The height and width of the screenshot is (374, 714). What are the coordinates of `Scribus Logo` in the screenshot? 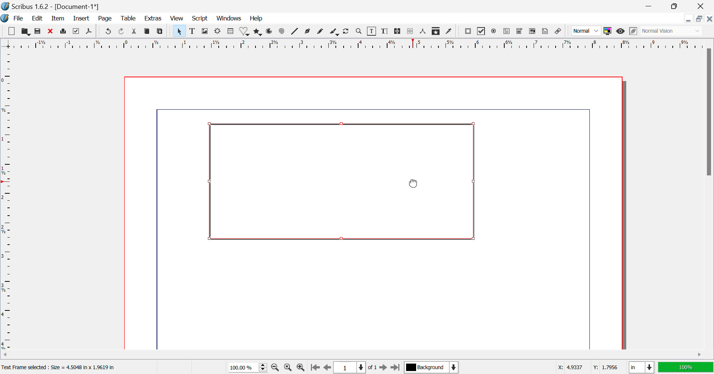 It's located at (5, 19).